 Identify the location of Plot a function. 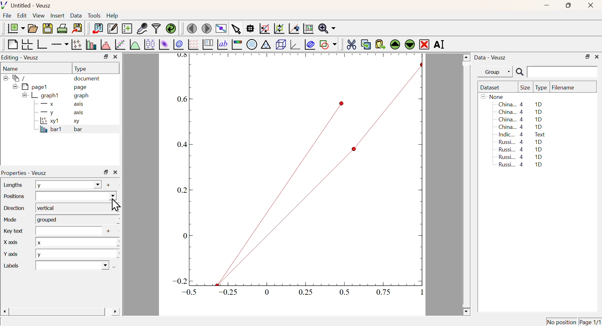
(134, 45).